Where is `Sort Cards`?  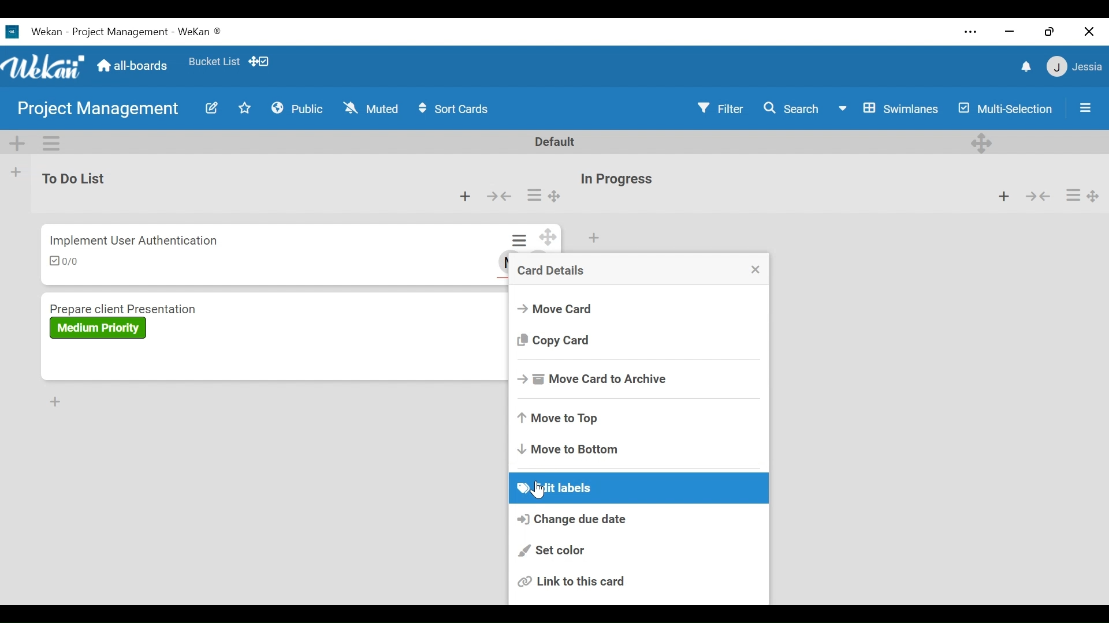
Sort Cards is located at coordinates (458, 108).